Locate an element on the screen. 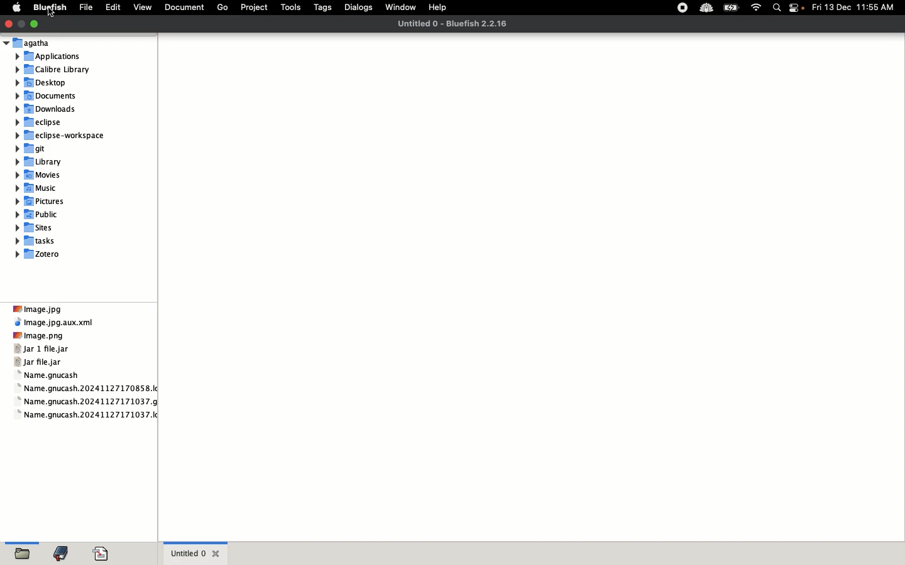  saved is located at coordinates (104, 549).